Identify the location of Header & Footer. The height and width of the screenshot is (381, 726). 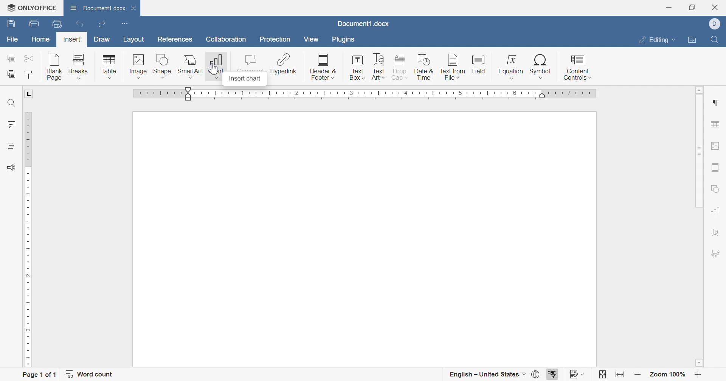
(324, 66).